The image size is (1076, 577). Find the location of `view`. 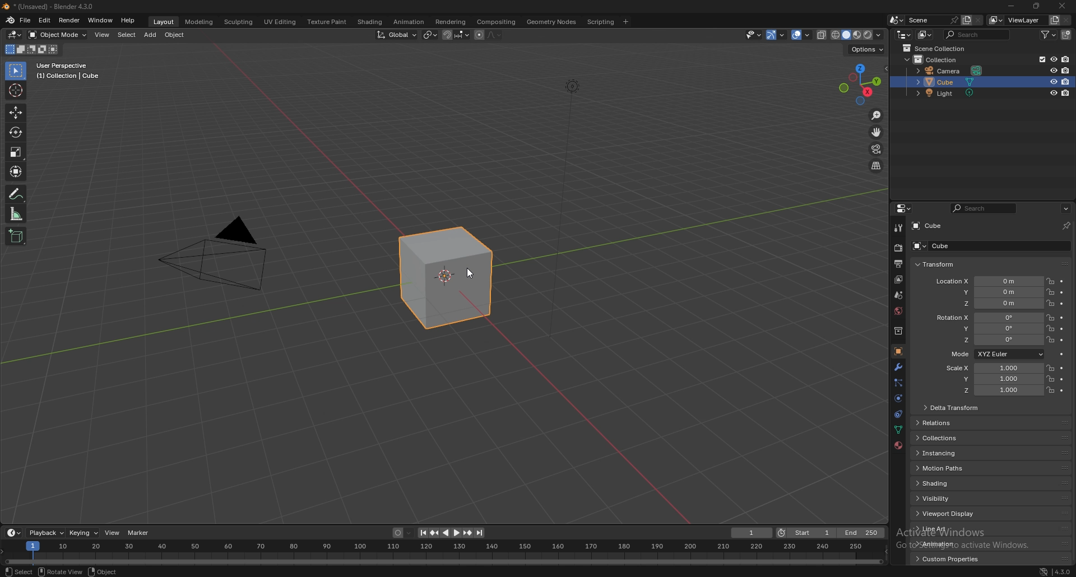

view is located at coordinates (113, 533).